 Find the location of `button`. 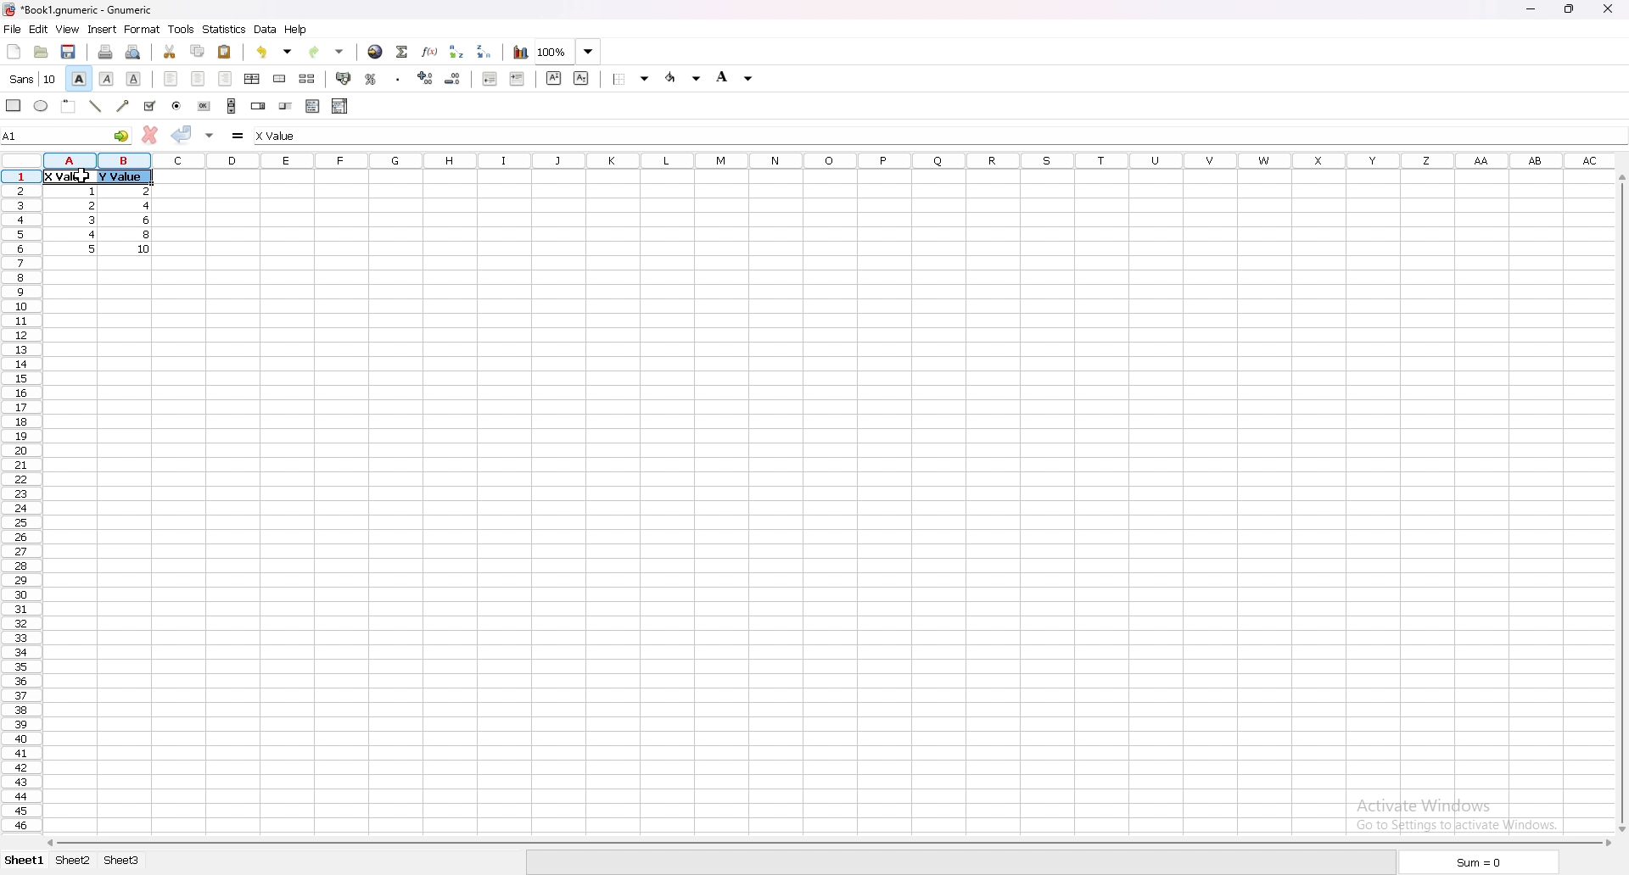

button is located at coordinates (204, 106).